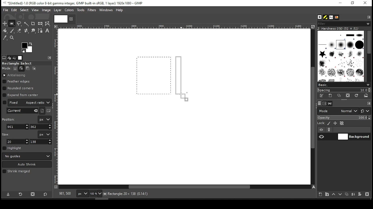 Image resolution: width=373 pixels, height=209 pixels. I want to click on duplicate this brush, so click(341, 96).